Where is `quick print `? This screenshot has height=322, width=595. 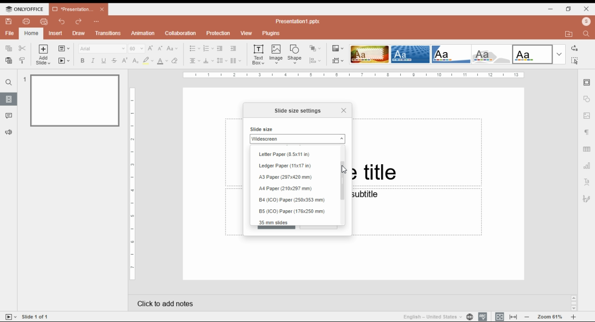
quick print  is located at coordinates (44, 21).